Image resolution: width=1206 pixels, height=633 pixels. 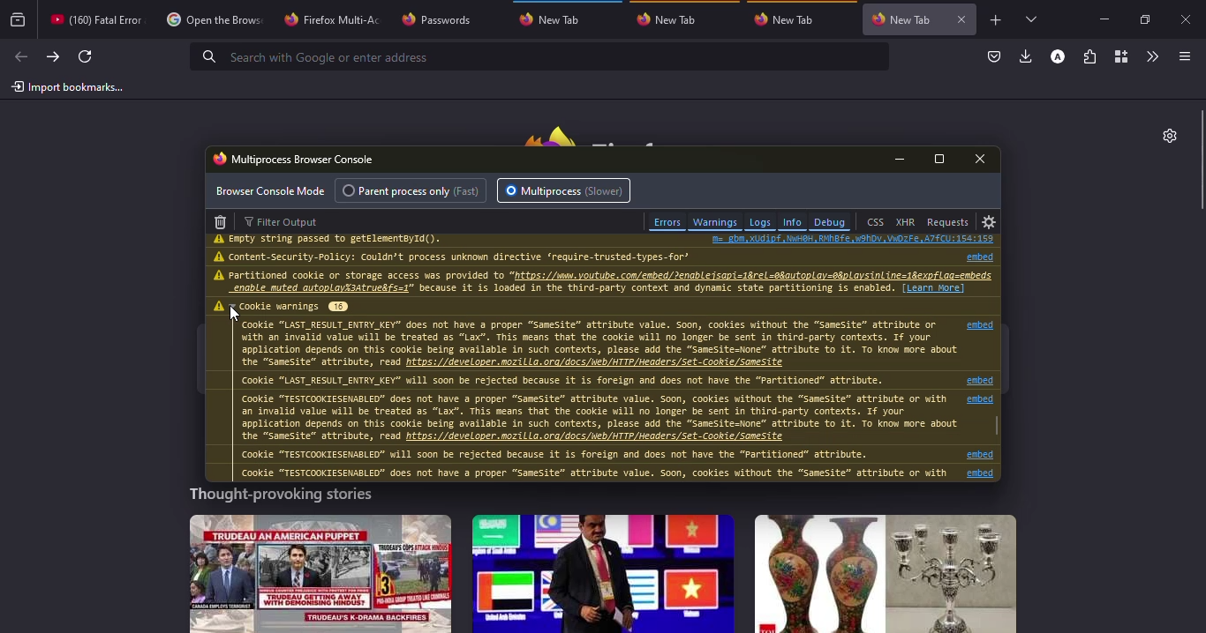 What do you see at coordinates (667, 221) in the screenshot?
I see `errors` at bounding box center [667, 221].